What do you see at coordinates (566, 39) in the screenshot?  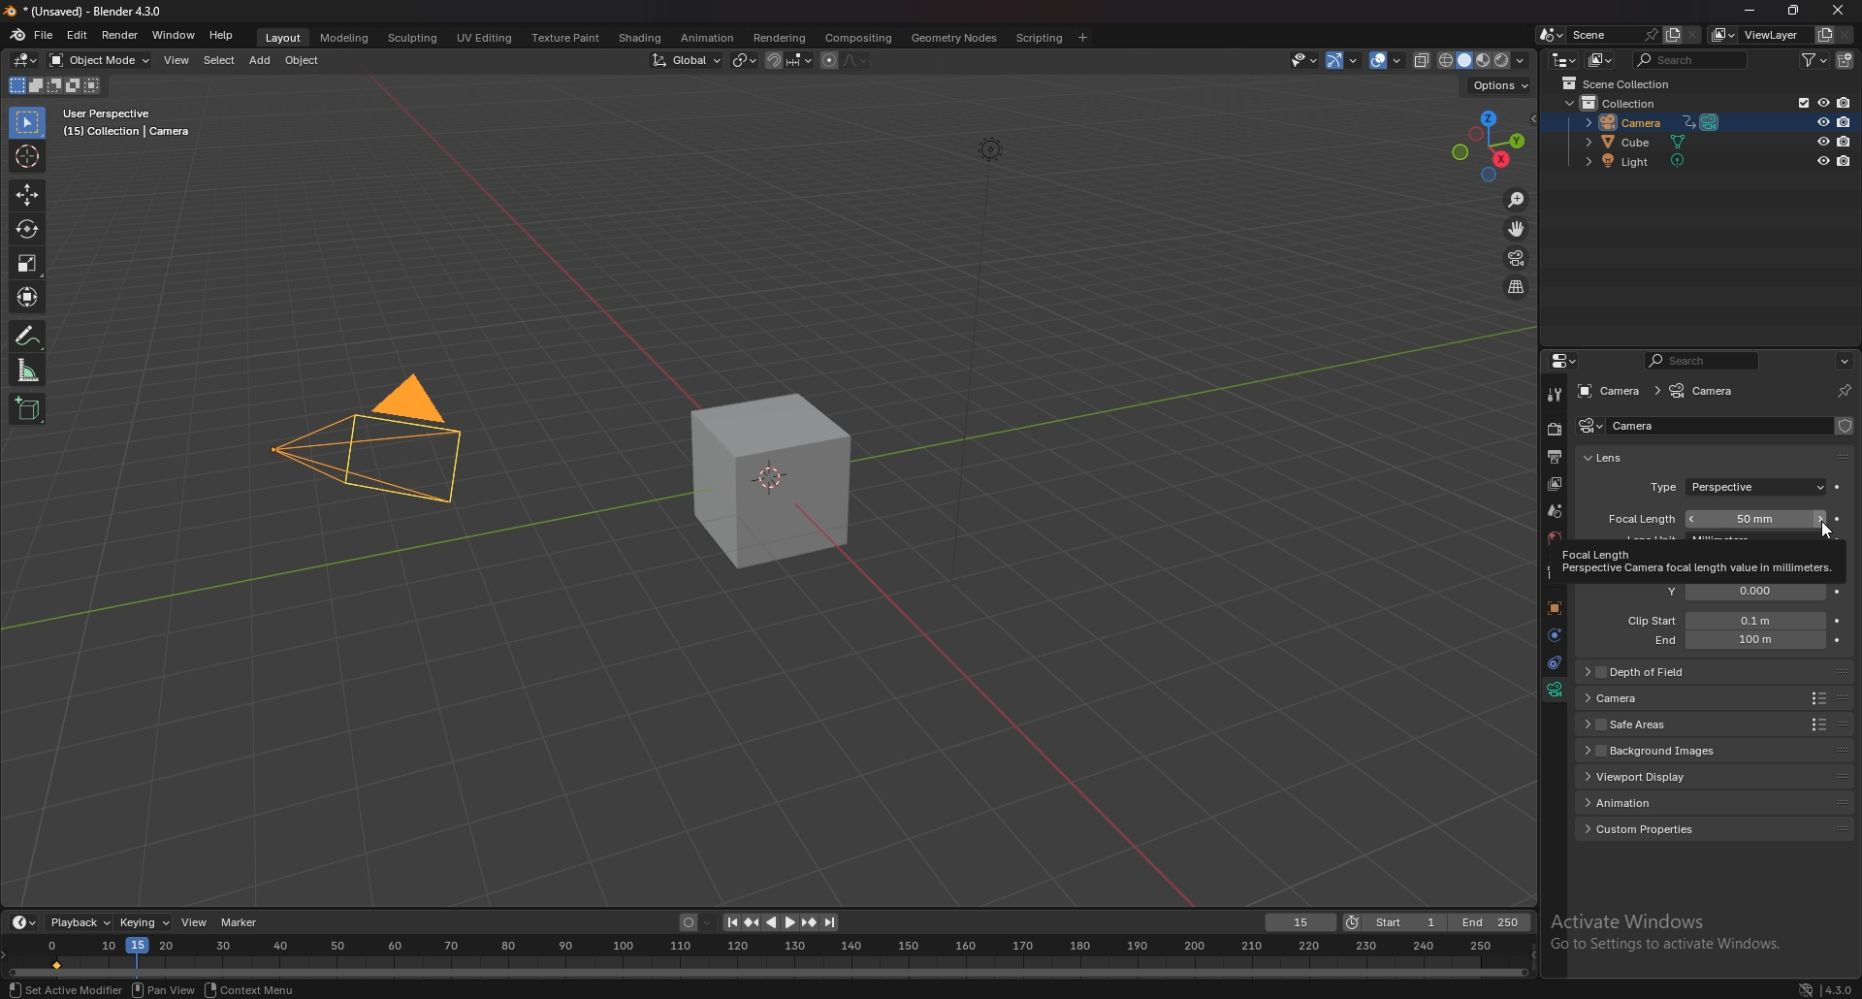 I see `texture paint` at bounding box center [566, 39].